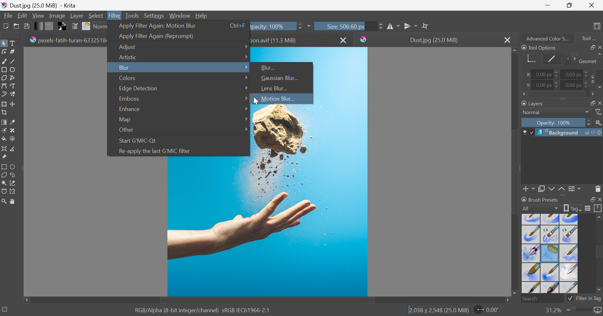 The width and height of the screenshot is (603, 316). What do you see at coordinates (15, 61) in the screenshot?
I see `Line tool` at bounding box center [15, 61].